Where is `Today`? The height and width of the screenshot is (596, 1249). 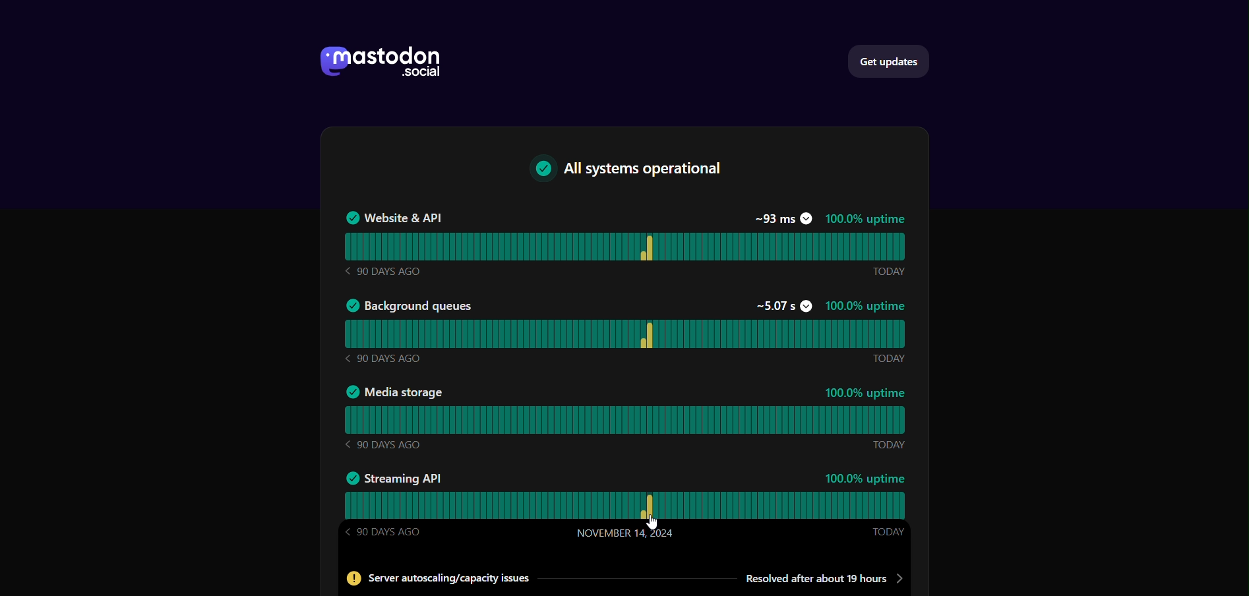 Today is located at coordinates (887, 359).